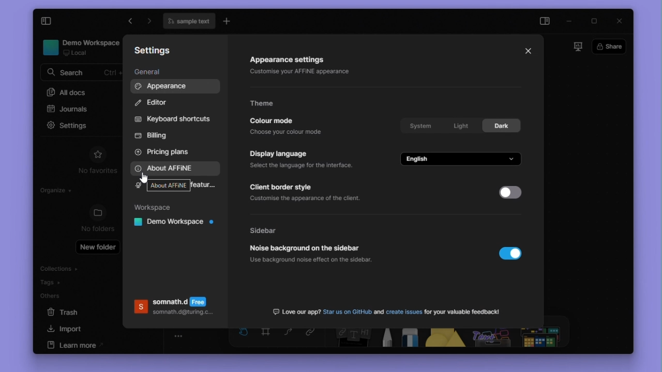 Image resolution: width=662 pixels, height=372 pixels. What do you see at coordinates (306, 67) in the screenshot?
I see `Appearance settings` at bounding box center [306, 67].